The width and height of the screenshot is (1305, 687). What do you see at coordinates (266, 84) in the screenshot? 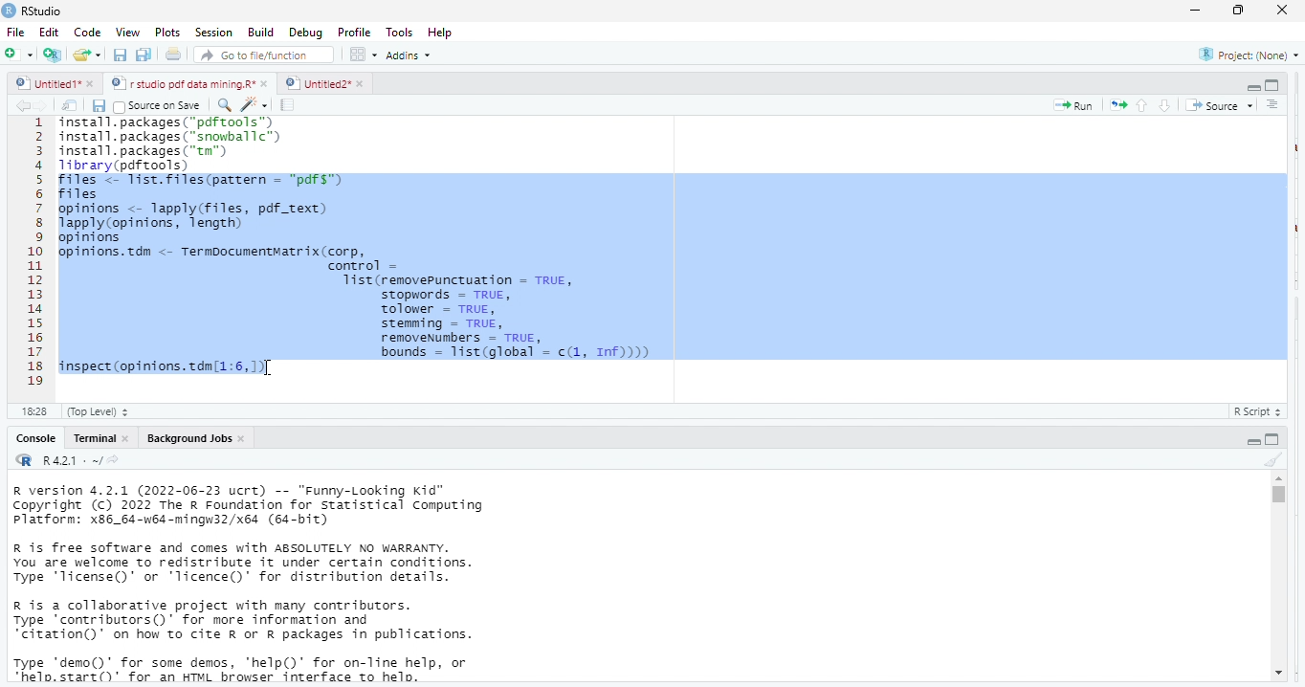
I see `close` at bounding box center [266, 84].